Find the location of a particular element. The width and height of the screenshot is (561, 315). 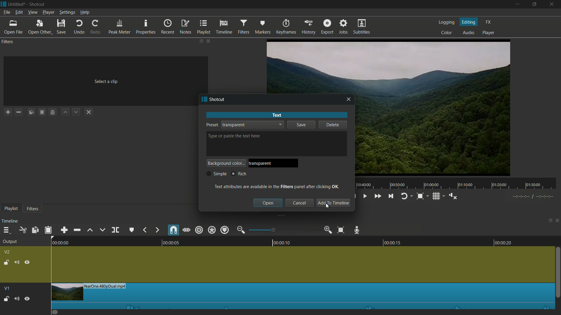

save is located at coordinates (61, 27).